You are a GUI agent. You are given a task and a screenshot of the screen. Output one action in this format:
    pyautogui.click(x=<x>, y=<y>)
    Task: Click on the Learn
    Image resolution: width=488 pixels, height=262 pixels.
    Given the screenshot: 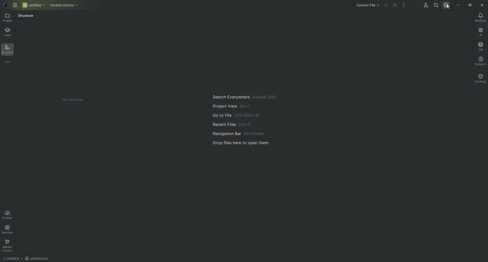 What is the action you would take?
    pyautogui.click(x=9, y=33)
    